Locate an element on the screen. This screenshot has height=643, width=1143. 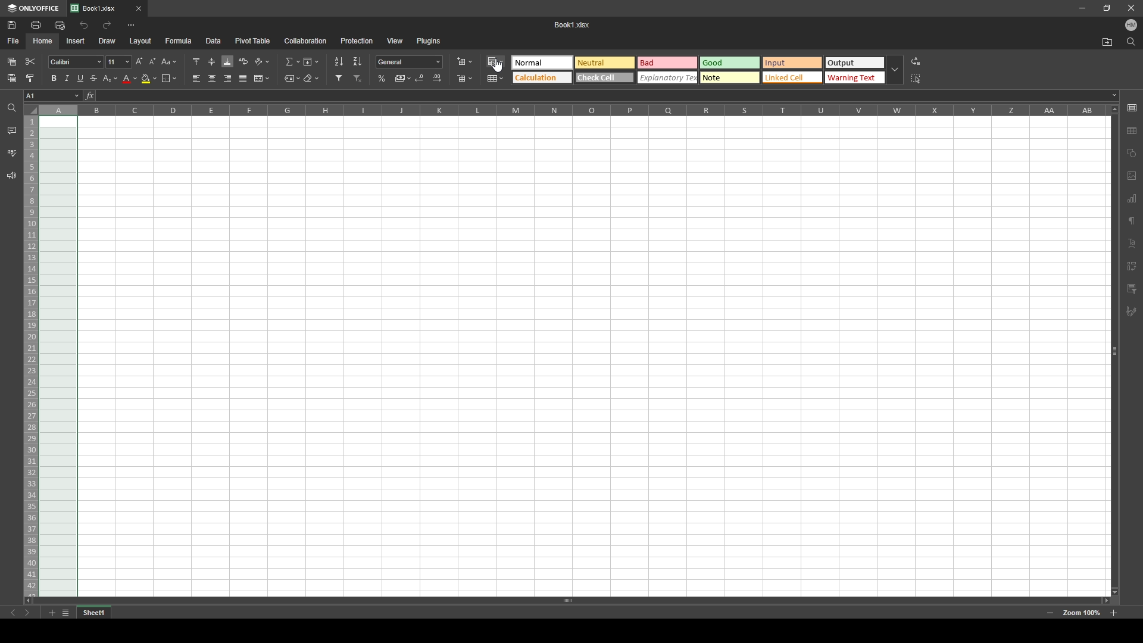
text alignment is located at coordinates (1132, 244).